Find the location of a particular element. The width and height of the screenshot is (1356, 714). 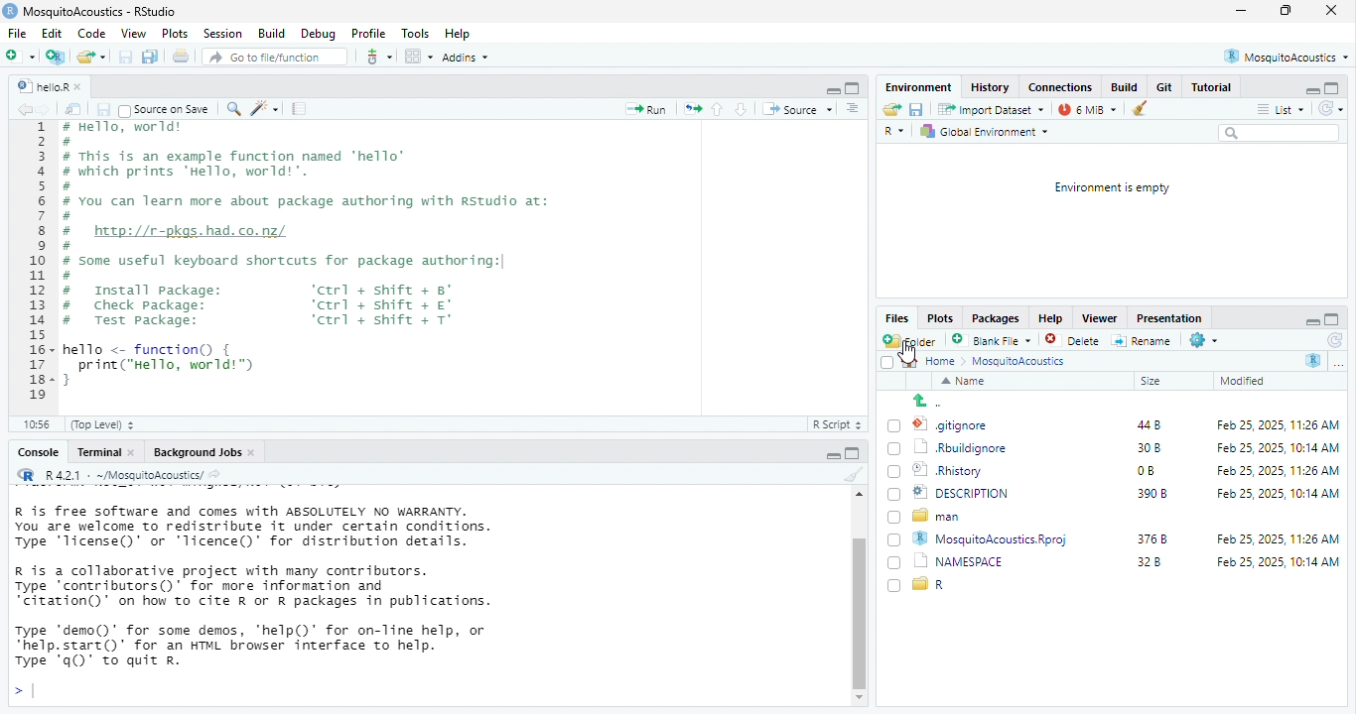

Rstudio logo is located at coordinates (12, 13).